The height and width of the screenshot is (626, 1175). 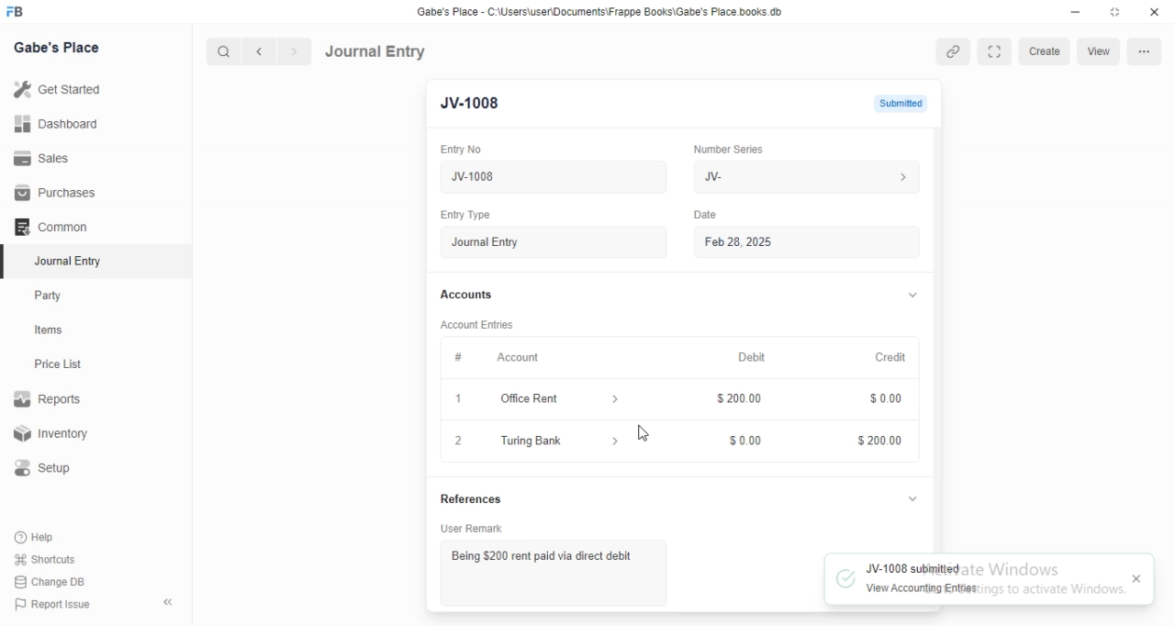 I want to click on ‘Journal Entry, so click(x=71, y=261).